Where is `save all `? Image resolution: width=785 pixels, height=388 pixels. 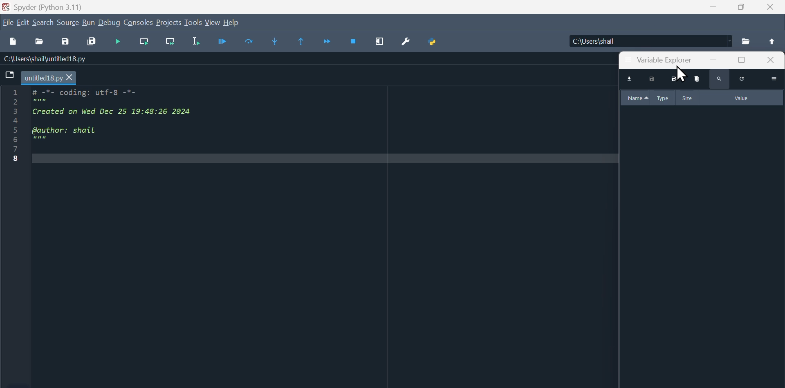 save all  is located at coordinates (678, 80).